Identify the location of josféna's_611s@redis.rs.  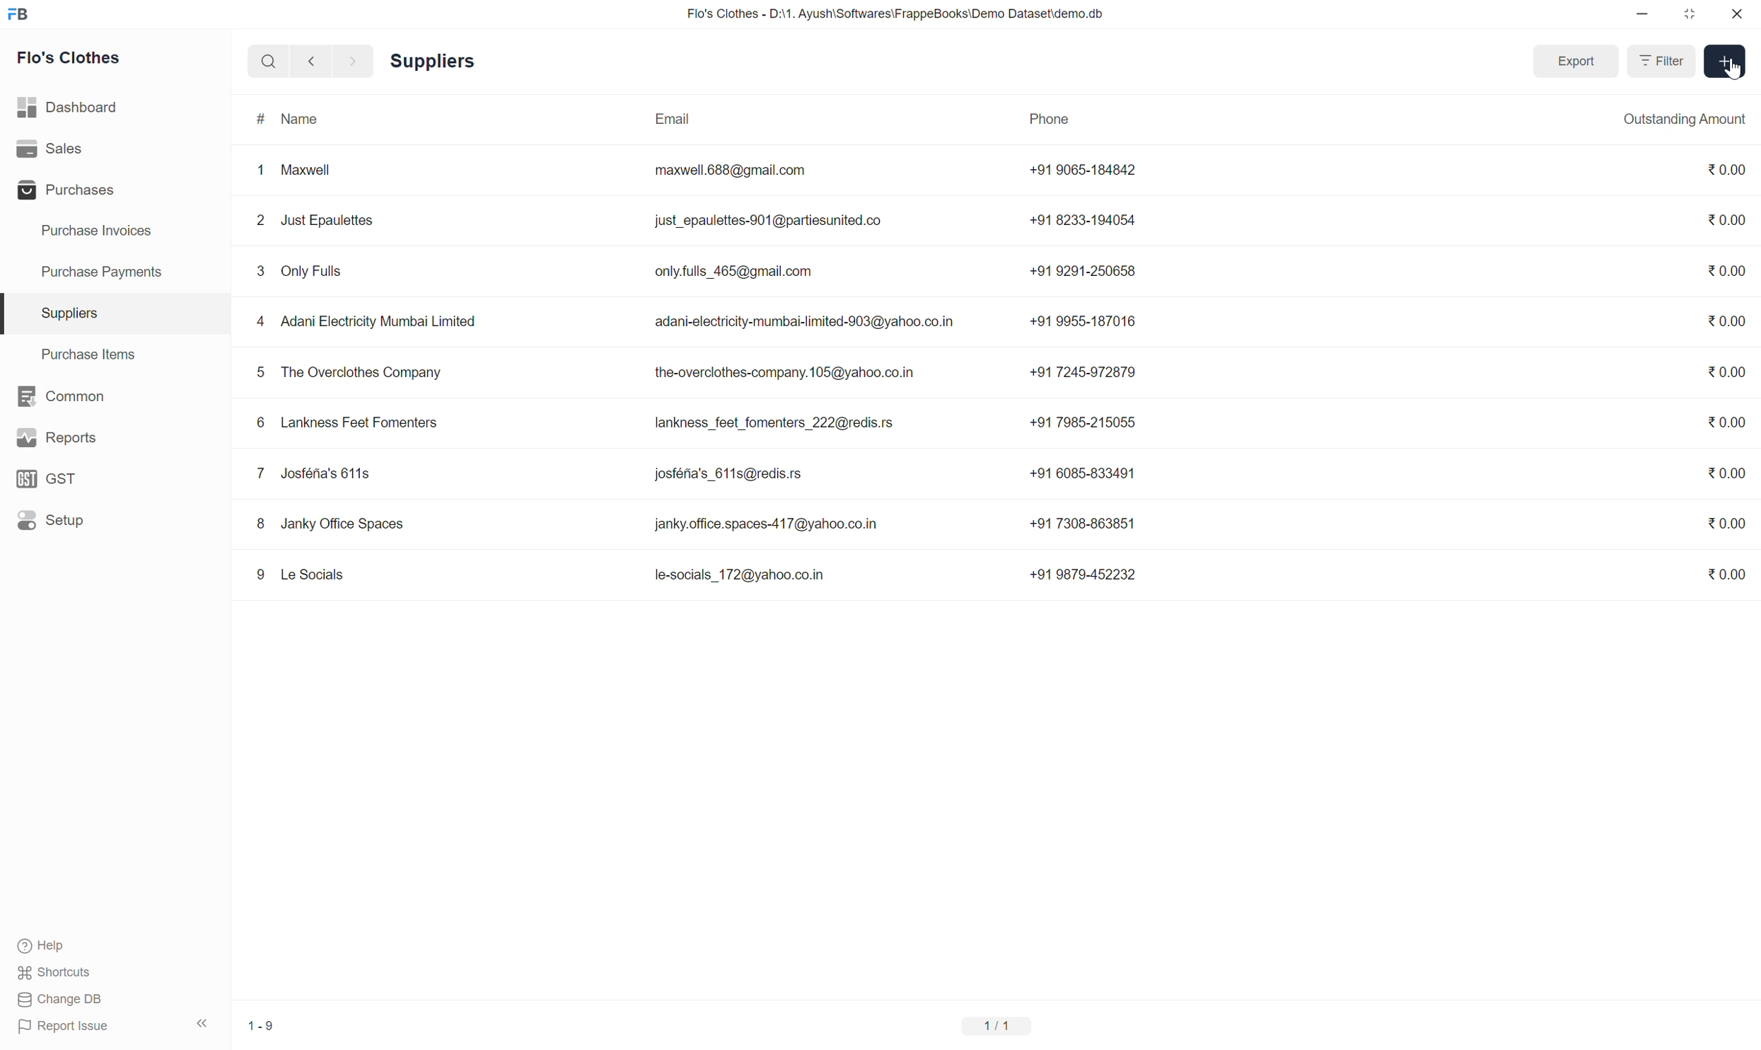
(727, 475).